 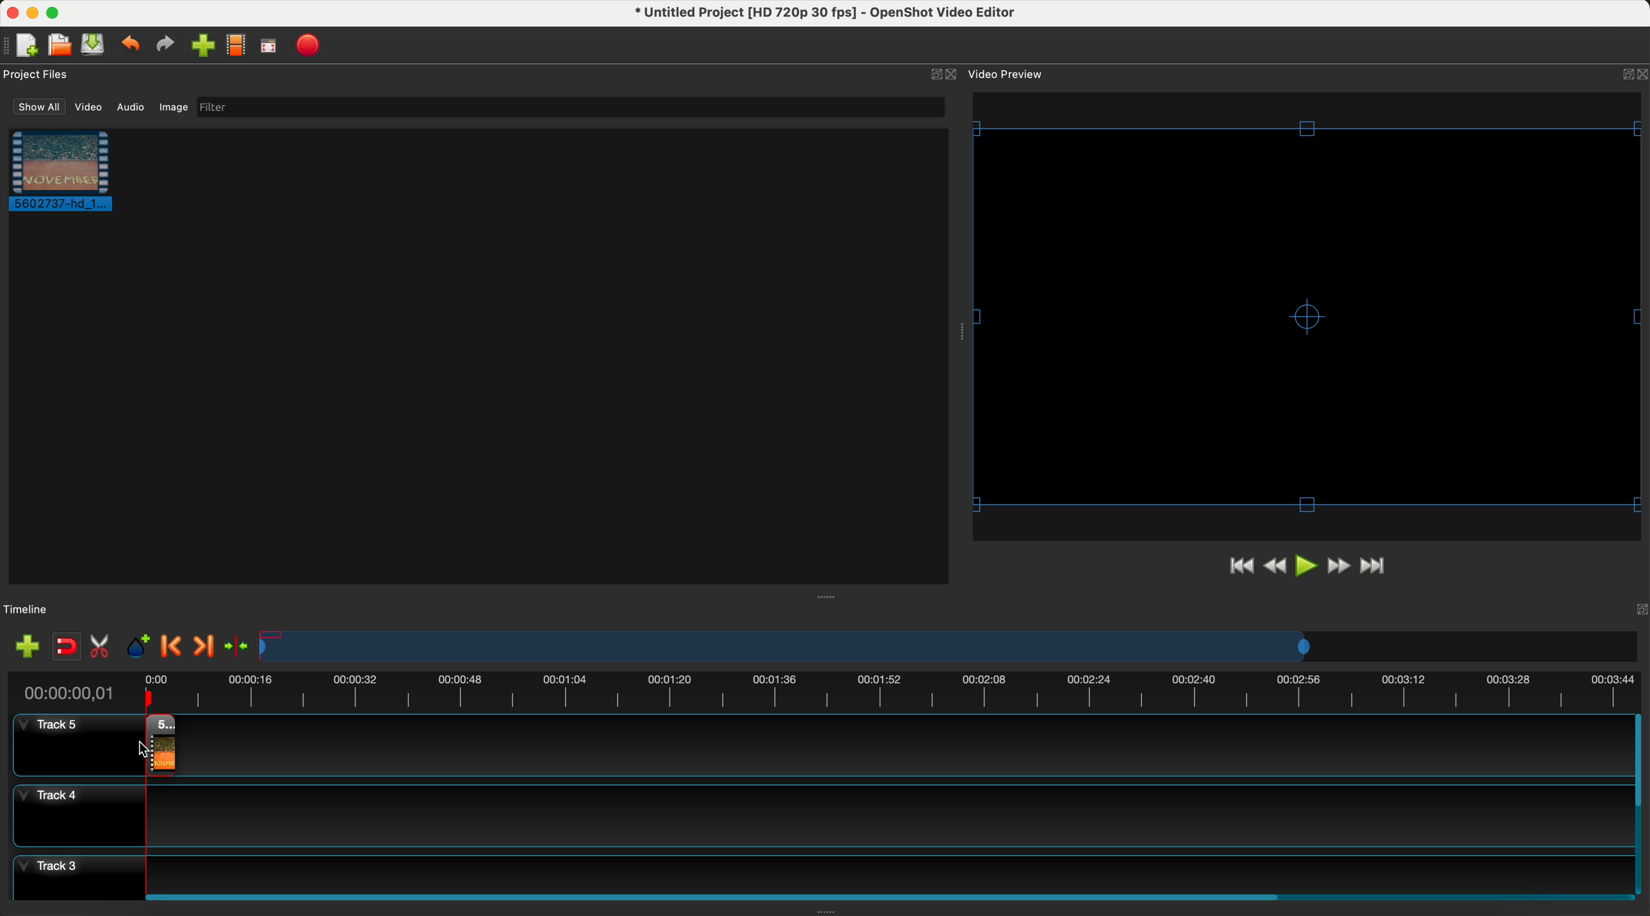 What do you see at coordinates (949, 645) in the screenshot?
I see `timeline` at bounding box center [949, 645].